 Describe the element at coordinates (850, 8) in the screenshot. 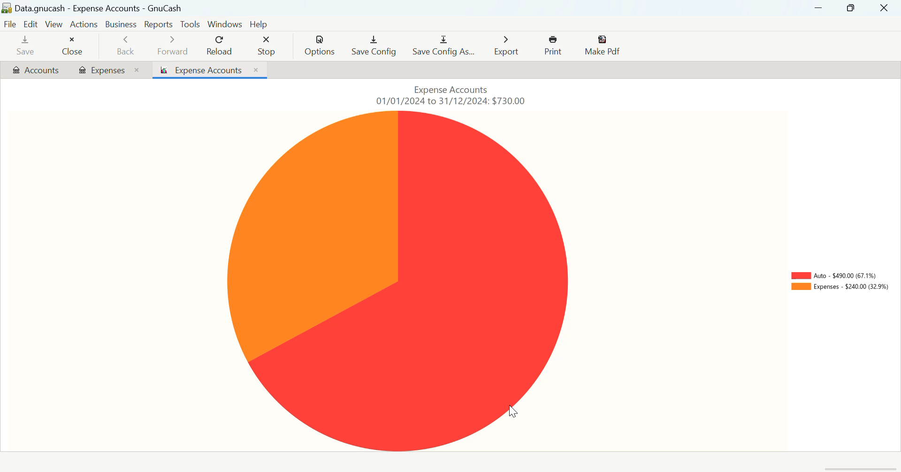

I see `Minimize` at that location.